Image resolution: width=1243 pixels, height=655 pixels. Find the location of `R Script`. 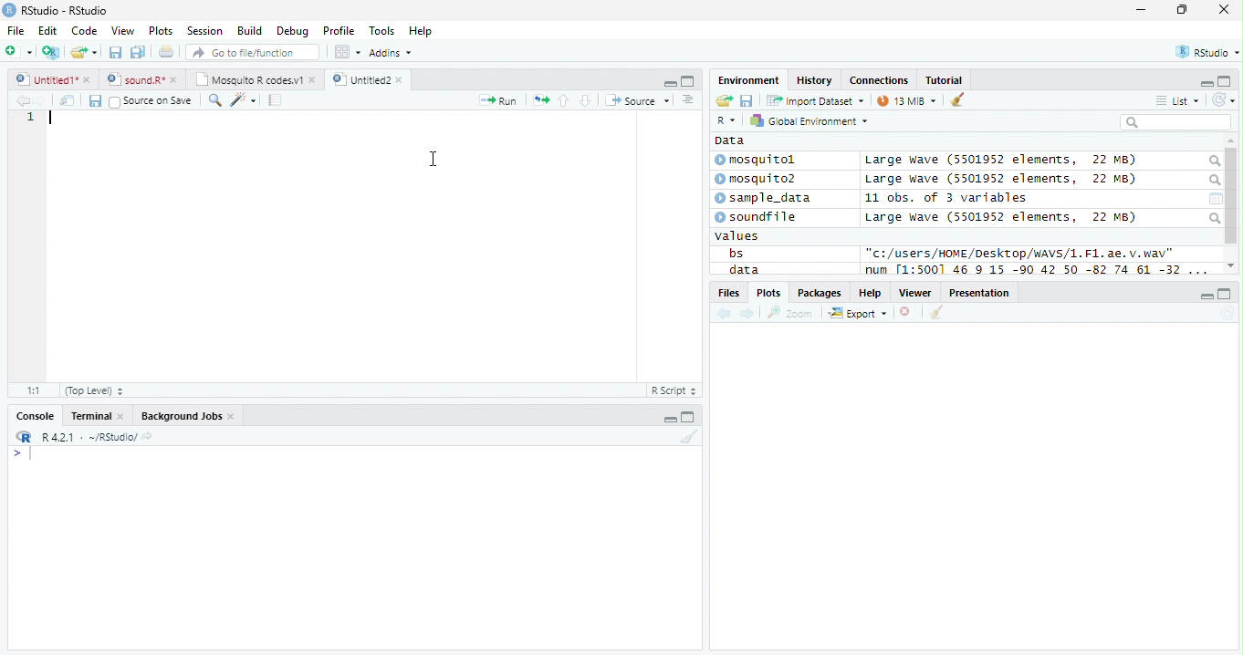

R Script is located at coordinates (674, 390).